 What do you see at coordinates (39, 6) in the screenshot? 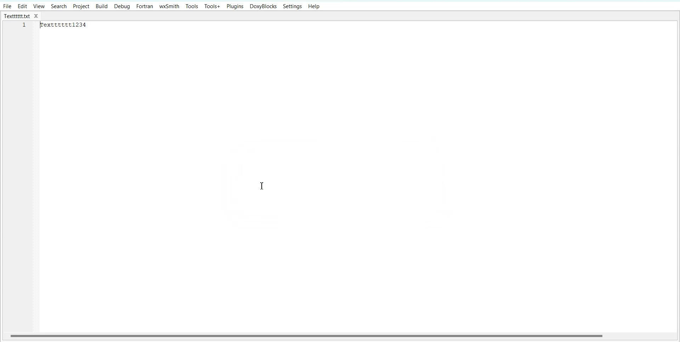
I see `View` at bounding box center [39, 6].